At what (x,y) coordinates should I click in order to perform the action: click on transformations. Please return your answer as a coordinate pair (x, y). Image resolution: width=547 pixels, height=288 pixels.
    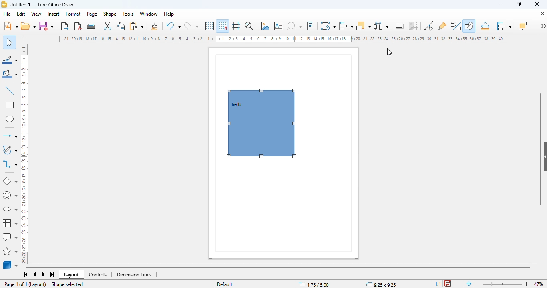
    Looking at the image, I should click on (328, 26).